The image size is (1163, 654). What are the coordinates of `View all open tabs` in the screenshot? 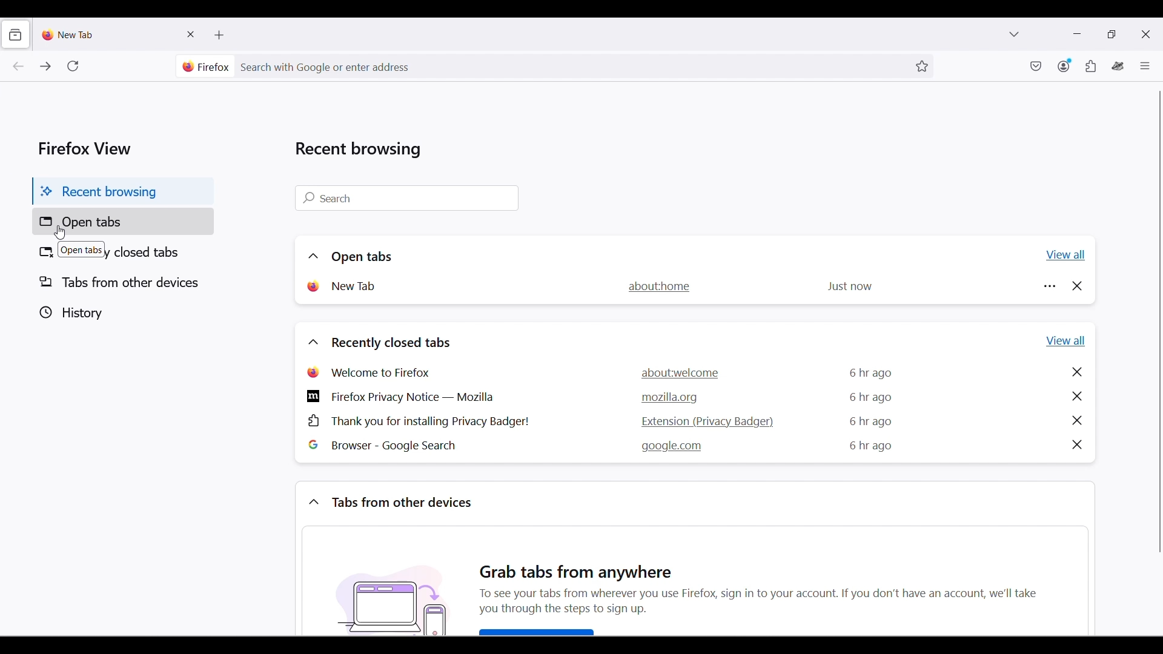 It's located at (1065, 255).